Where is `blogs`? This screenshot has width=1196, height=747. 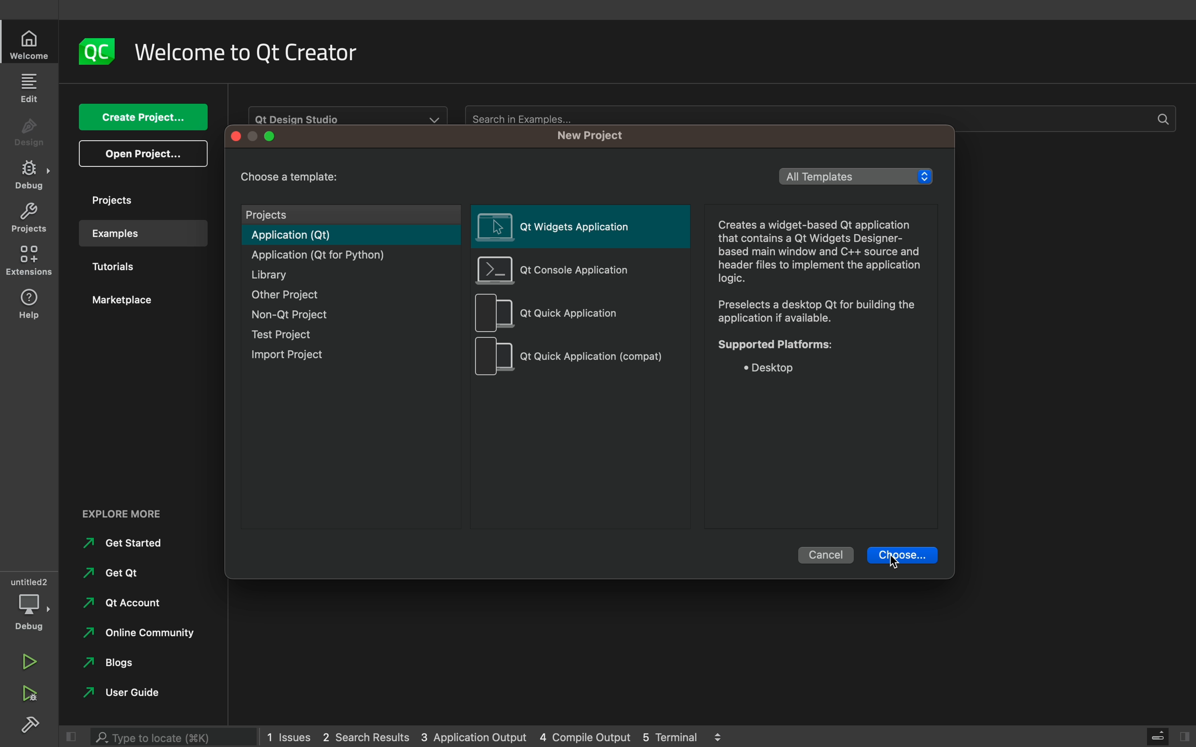 blogs is located at coordinates (112, 666).